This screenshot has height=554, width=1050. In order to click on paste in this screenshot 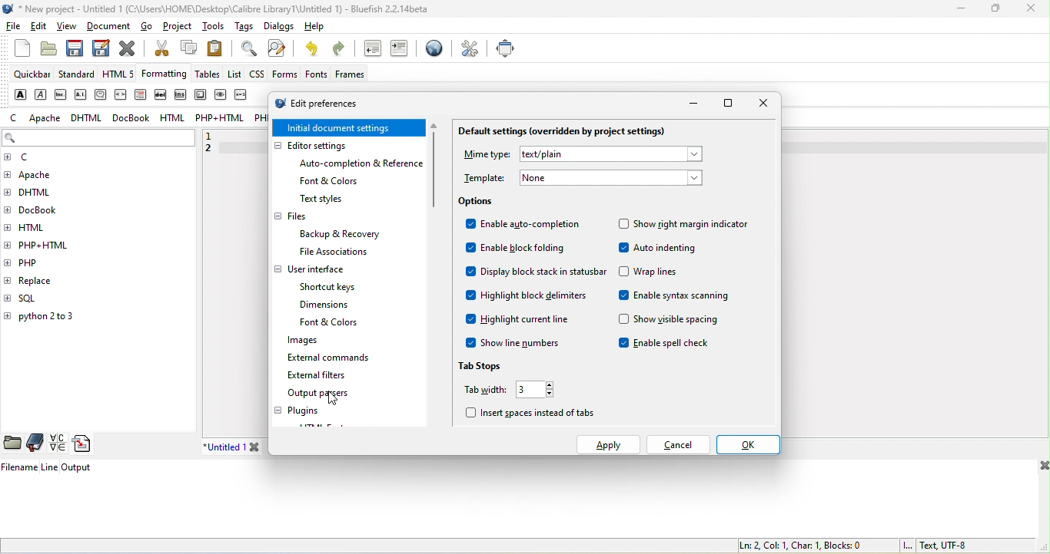, I will do `click(220, 48)`.